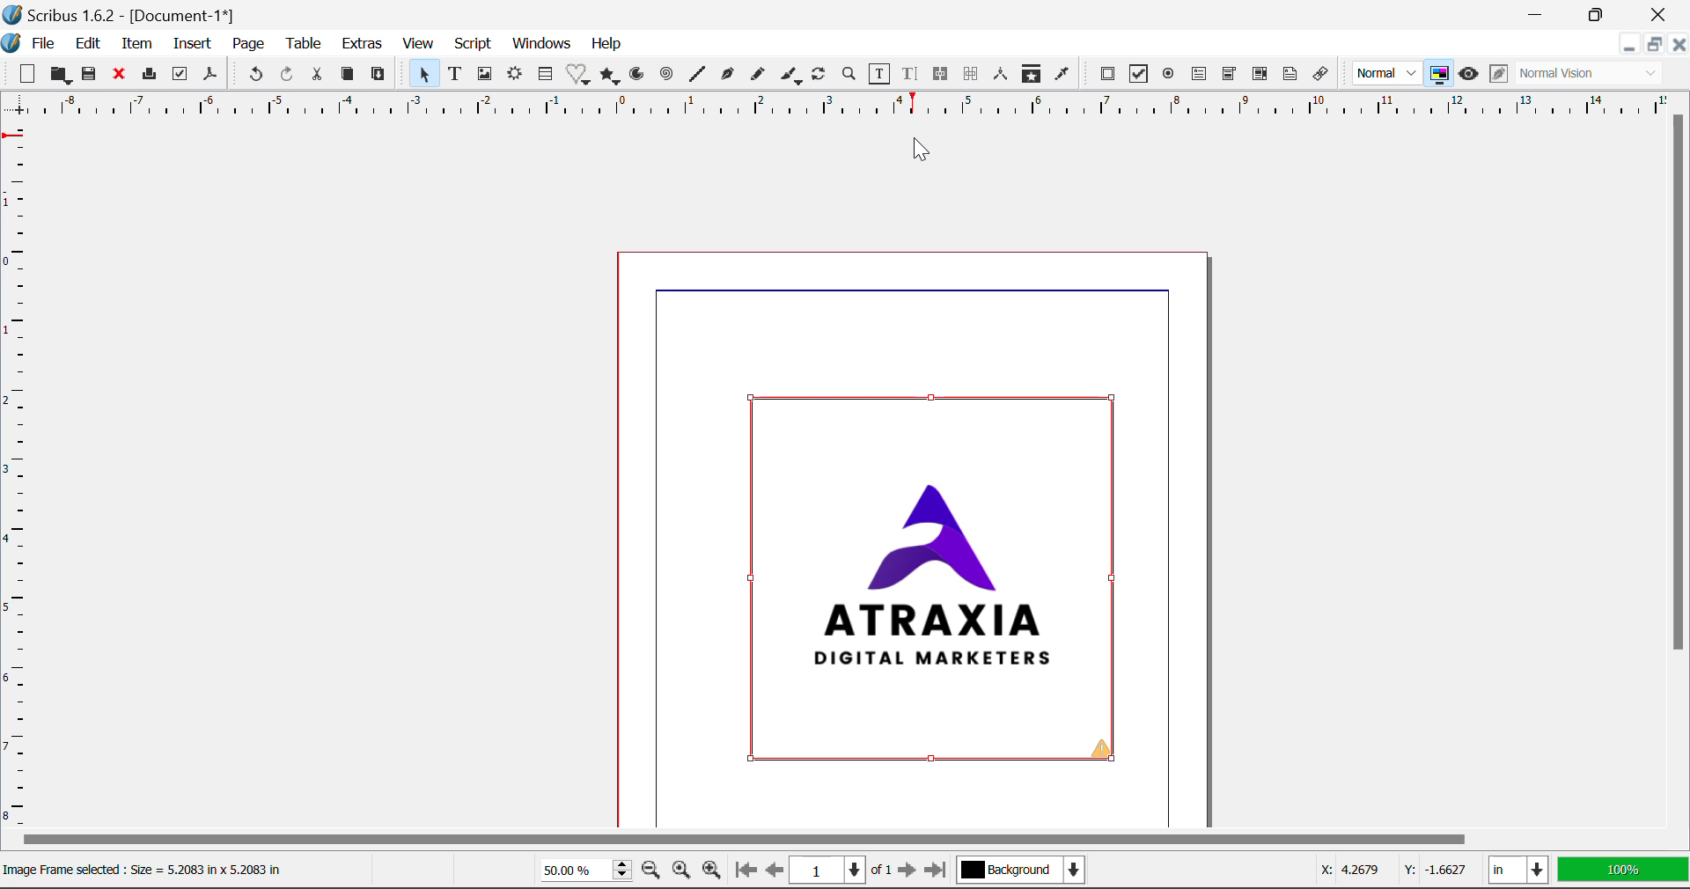 Image resolution: width=1690 pixels, height=889 pixels. What do you see at coordinates (1540, 15) in the screenshot?
I see `Restore Down` at bounding box center [1540, 15].